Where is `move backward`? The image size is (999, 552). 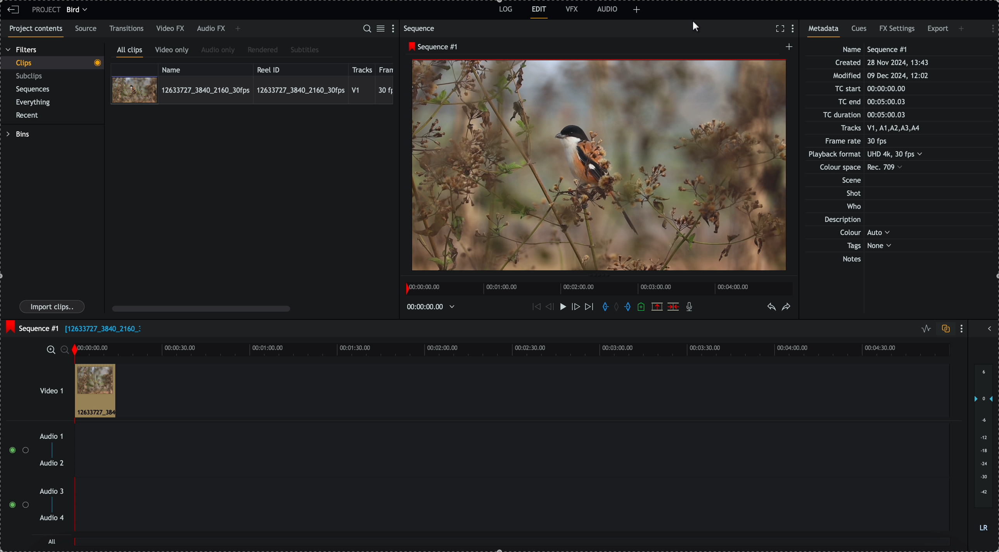
move backward is located at coordinates (535, 308).